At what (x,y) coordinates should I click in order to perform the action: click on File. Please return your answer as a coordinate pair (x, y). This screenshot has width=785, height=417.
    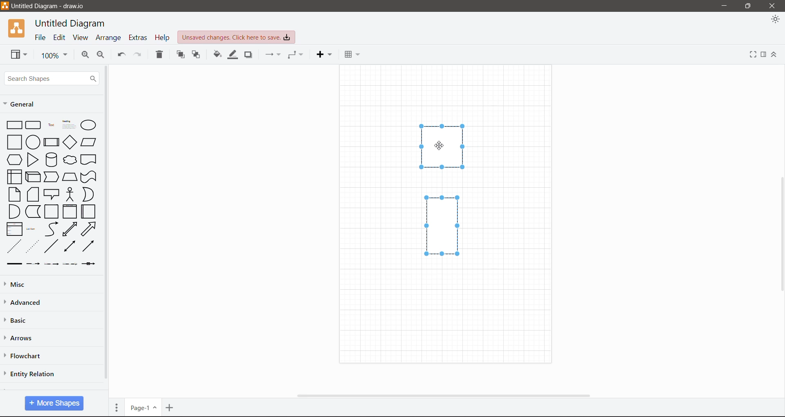
    Looking at the image, I should click on (40, 38).